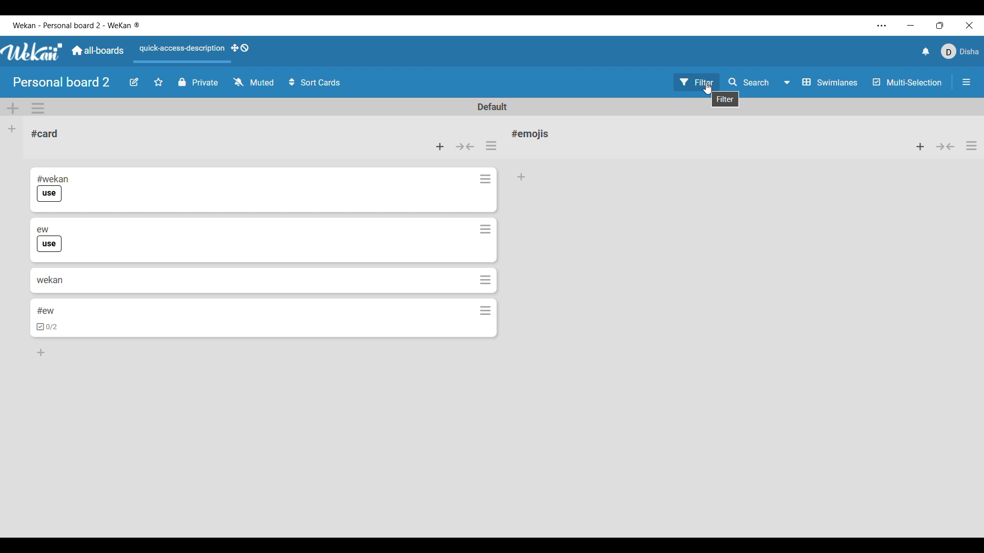  I want to click on List actions, so click(971, 146).